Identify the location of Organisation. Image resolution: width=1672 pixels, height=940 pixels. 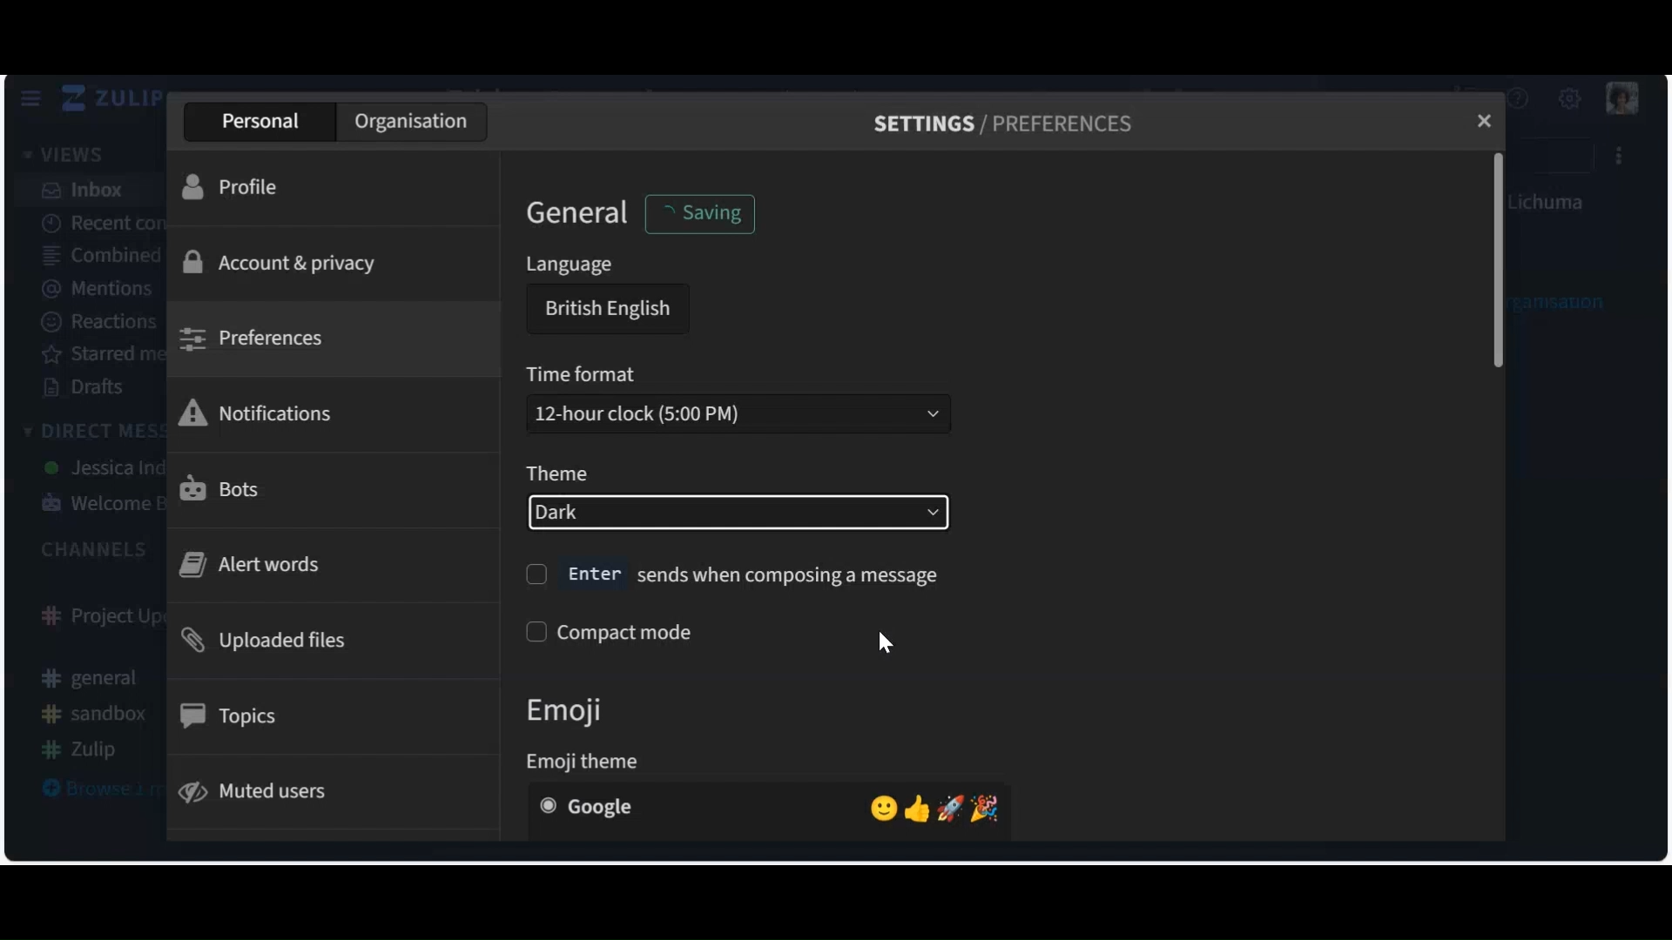
(415, 123).